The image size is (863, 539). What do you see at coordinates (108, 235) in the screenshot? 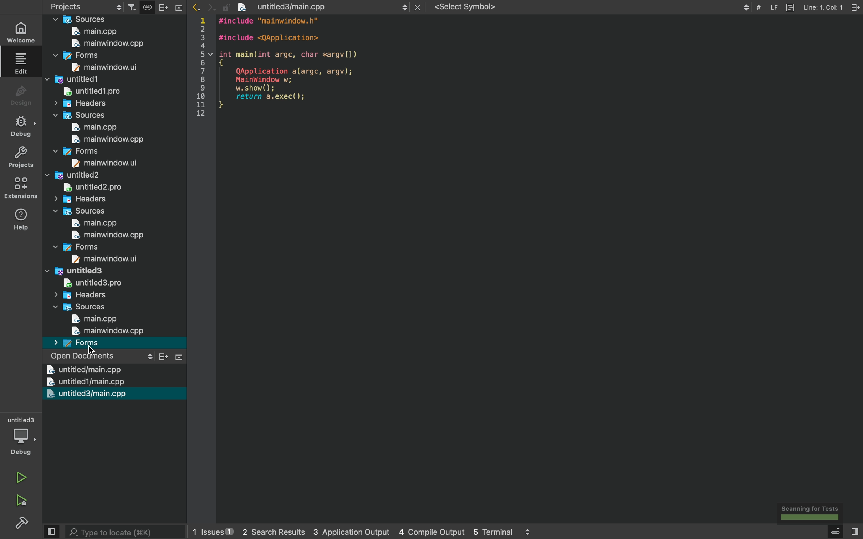
I see `mainwindow` at bounding box center [108, 235].